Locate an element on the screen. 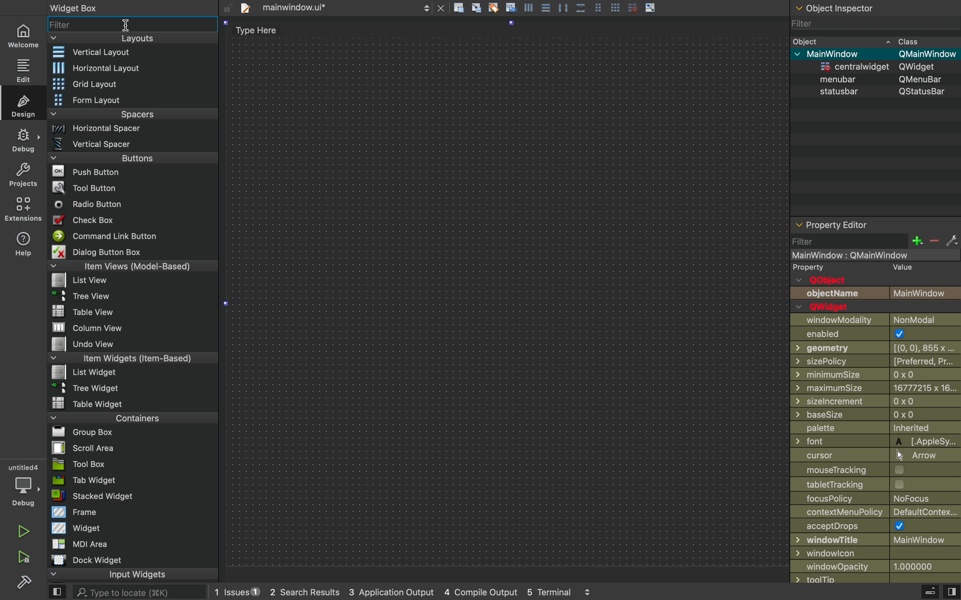 Image resolution: width=961 pixels, height=600 pixels. scroll area is located at coordinates (134, 448).